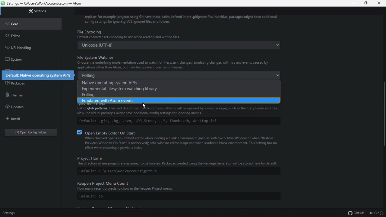 Image resolution: width=386 pixels, height=217 pixels. Describe the element at coordinates (31, 133) in the screenshot. I see `open Config editor` at that location.